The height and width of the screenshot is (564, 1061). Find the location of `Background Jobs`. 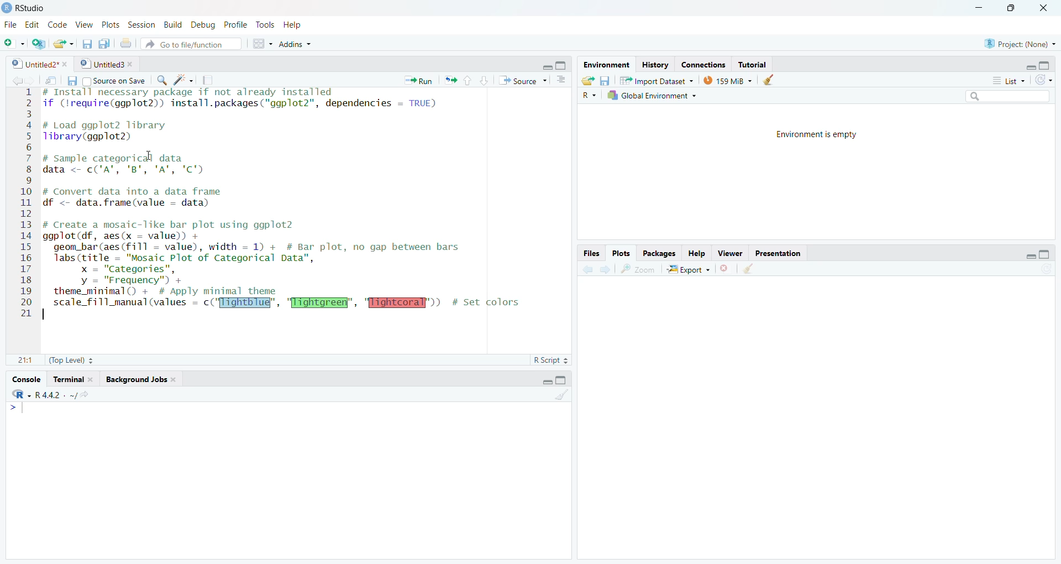

Background Jobs is located at coordinates (140, 380).